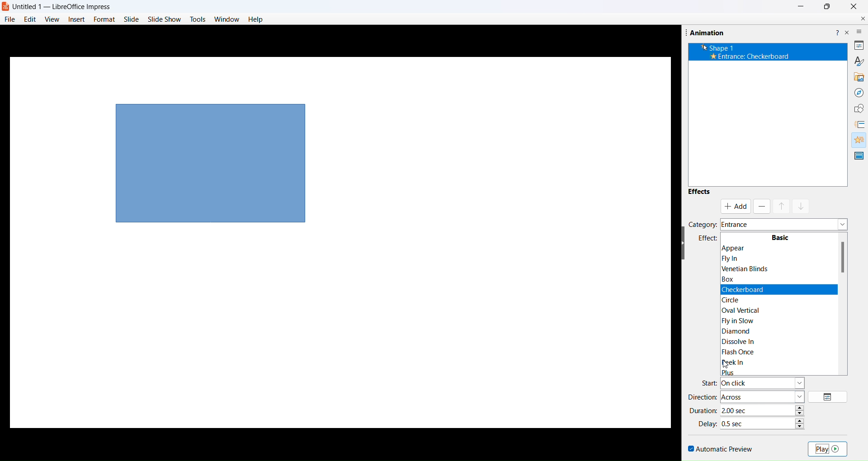 The image size is (868, 461). What do you see at coordinates (802, 7) in the screenshot?
I see `minimize` at bounding box center [802, 7].